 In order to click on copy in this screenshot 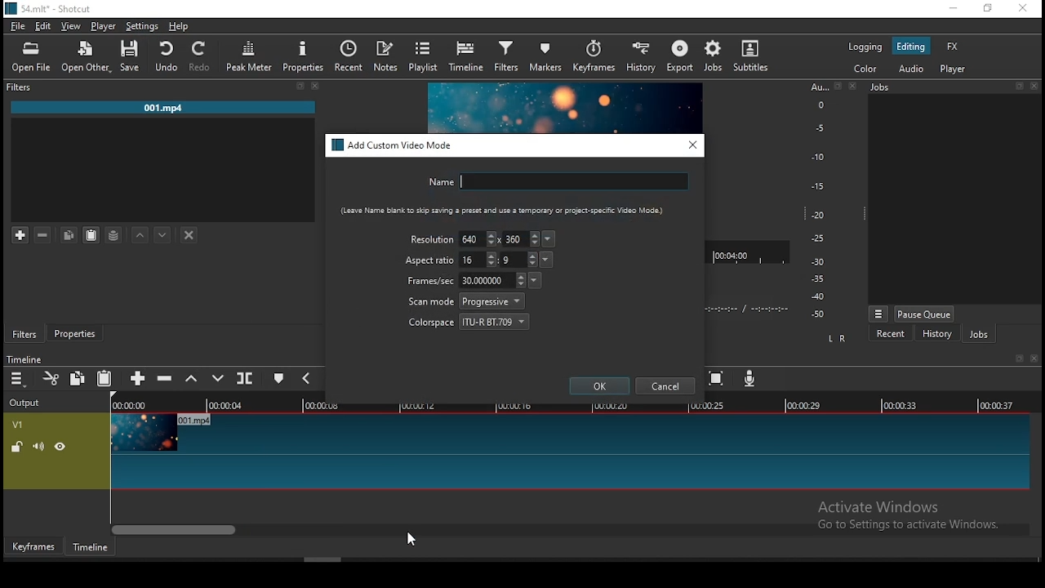, I will do `click(69, 234)`.